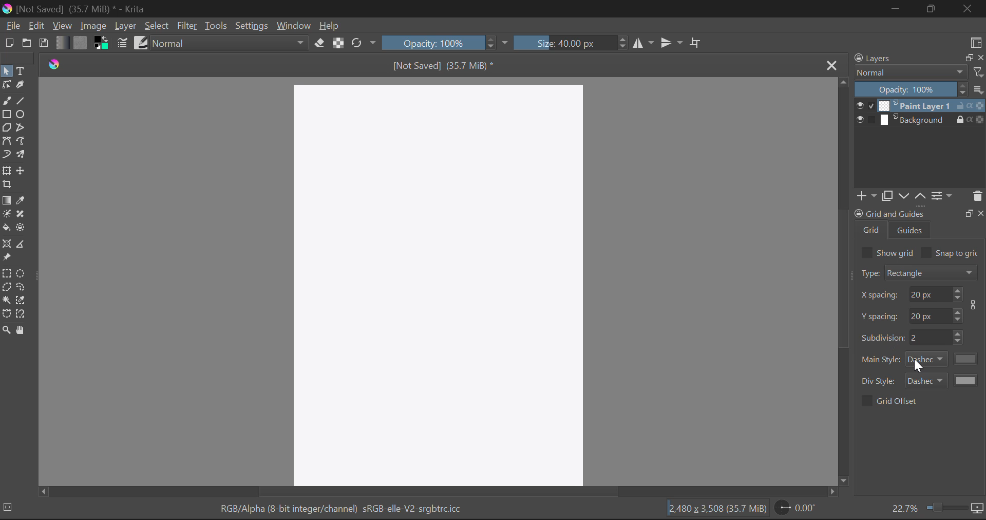 The height and width of the screenshot is (520, 986). I want to click on grid and guide, so click(889, 213).